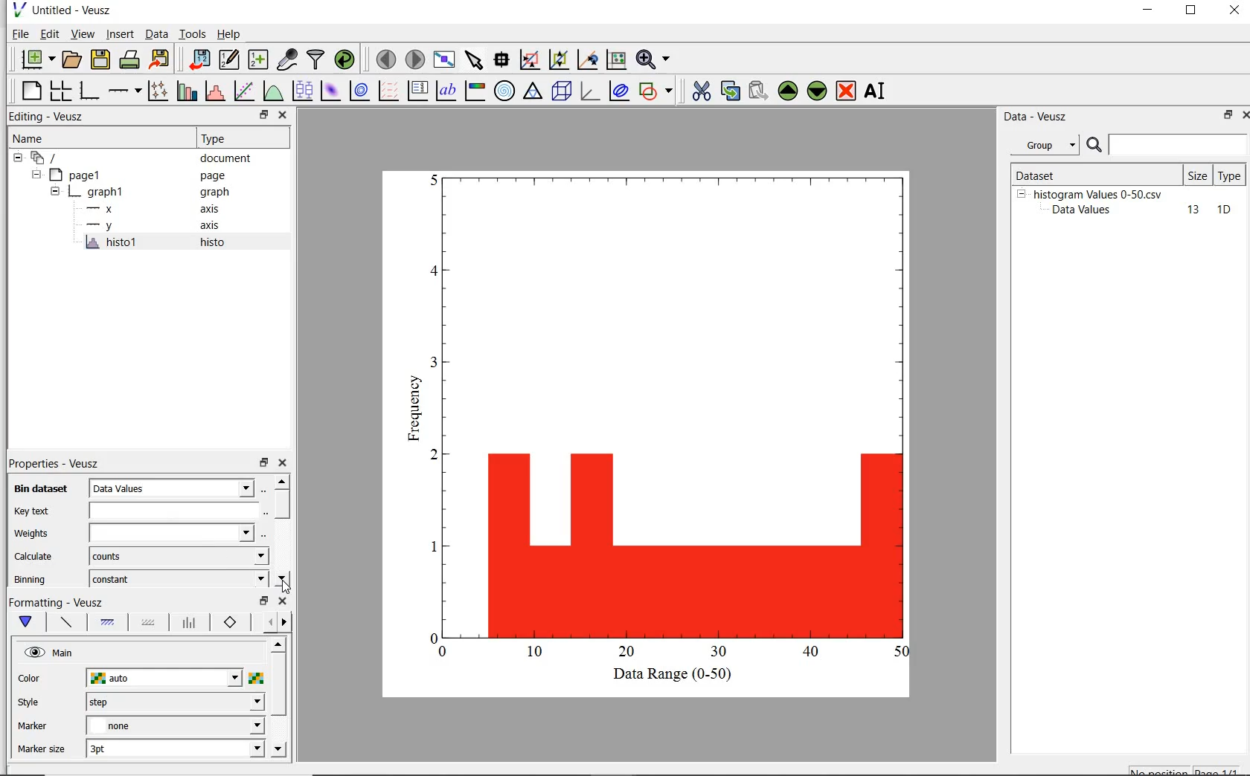  What do you see at coordinates (62, 88) in the screenshot?
I see `arrange graphs in a grid ` at bounding box center [62, 88].